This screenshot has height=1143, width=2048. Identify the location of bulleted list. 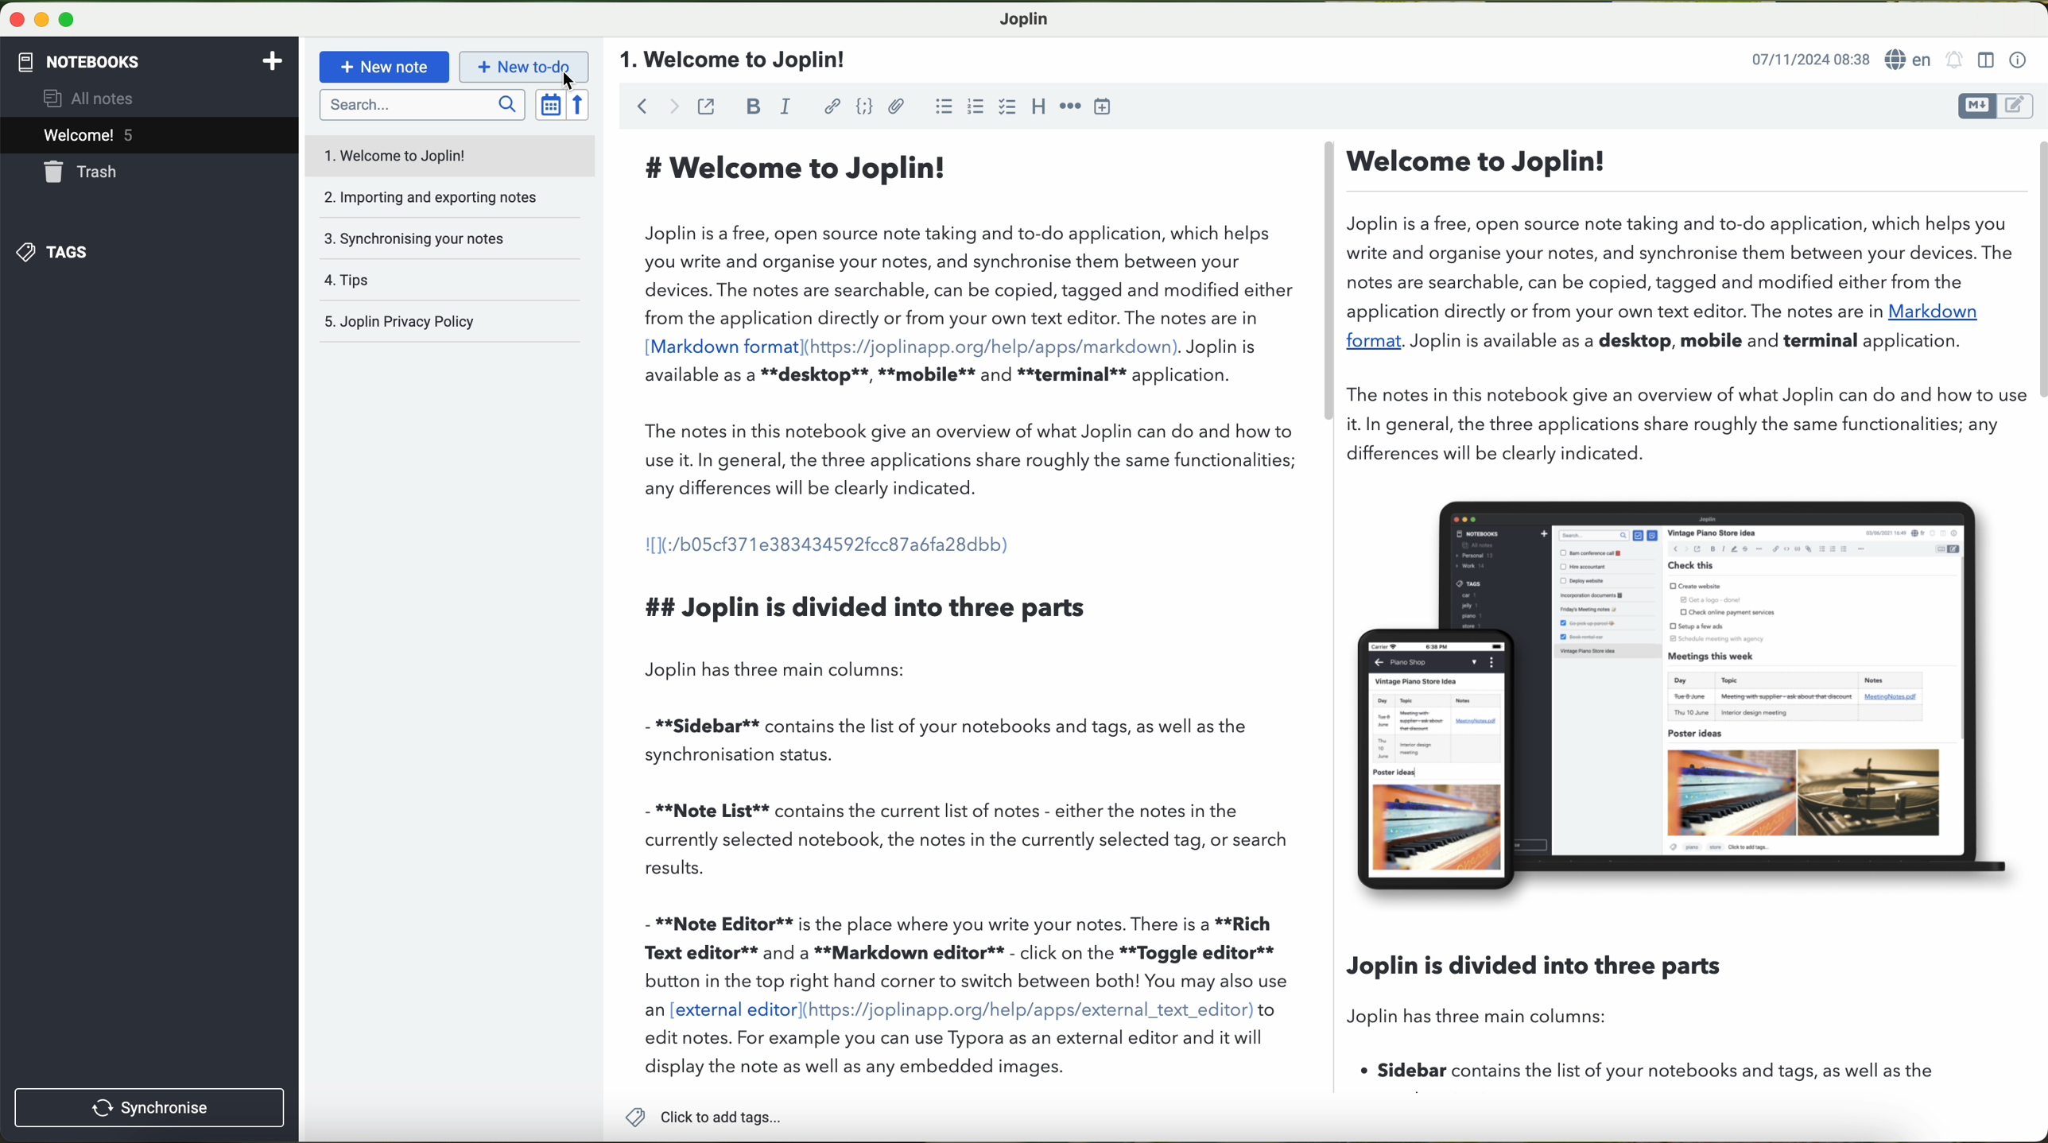
(941, 107).